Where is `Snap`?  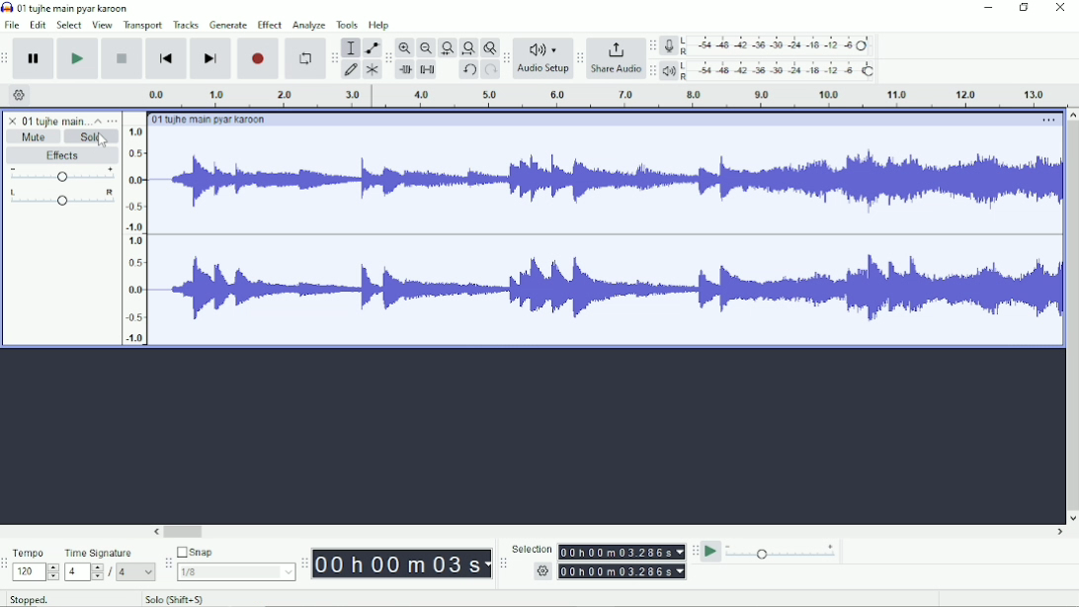 Snap is located at coordinates (236, 553).